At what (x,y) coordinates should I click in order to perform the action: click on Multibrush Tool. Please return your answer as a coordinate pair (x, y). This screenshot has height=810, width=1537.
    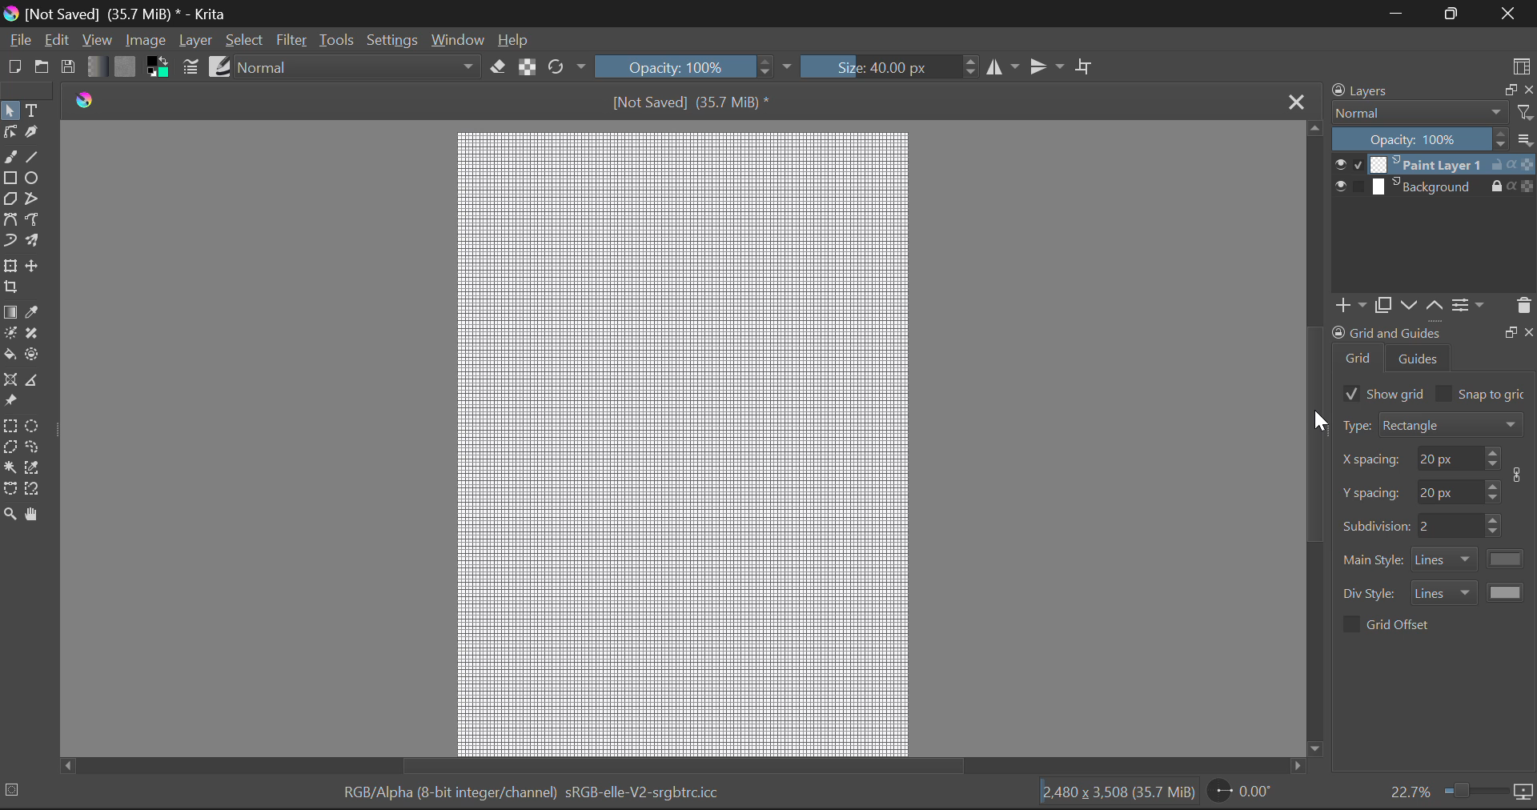
    Looking at the image, I should click on (35, 243).